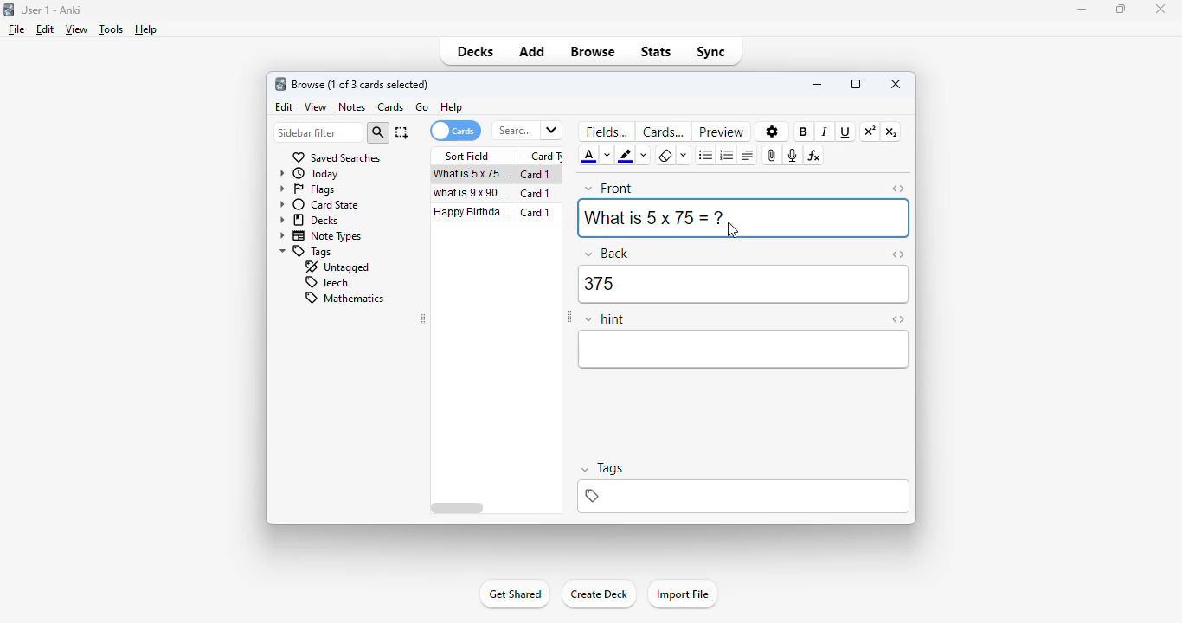 This screenshot has width=1182, height=623. I want to click on User 1 - Anki, so click(52, 10).